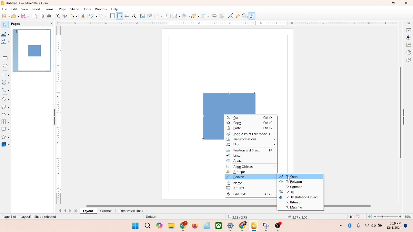 The height and width of the screenshot is (232, 413). Describe the element at coordinates (359, 216) in the screenshot. I see `save` at that location.